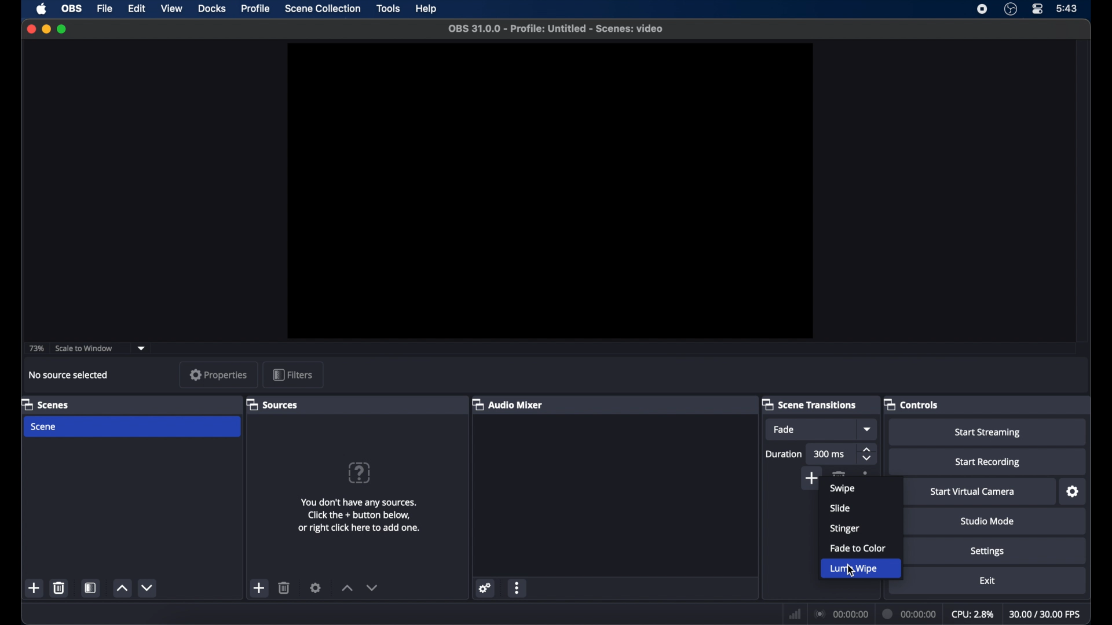 This screenshot has width=1112, height=625. I want to click on add, so click(259, 587).